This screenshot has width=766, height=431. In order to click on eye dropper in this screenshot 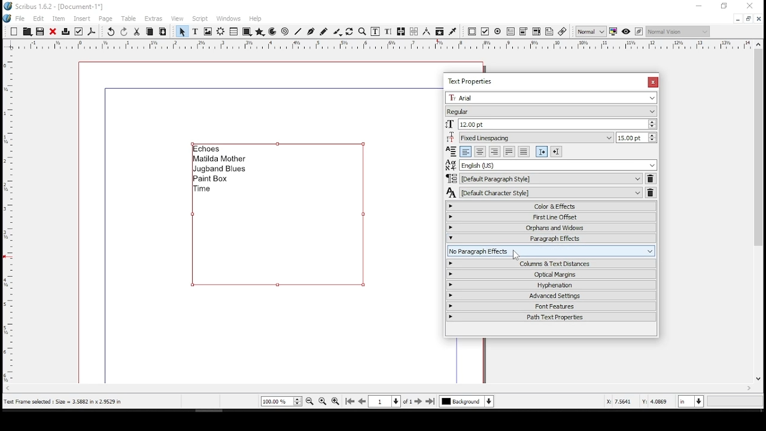, I will do `click(452, 31)`.